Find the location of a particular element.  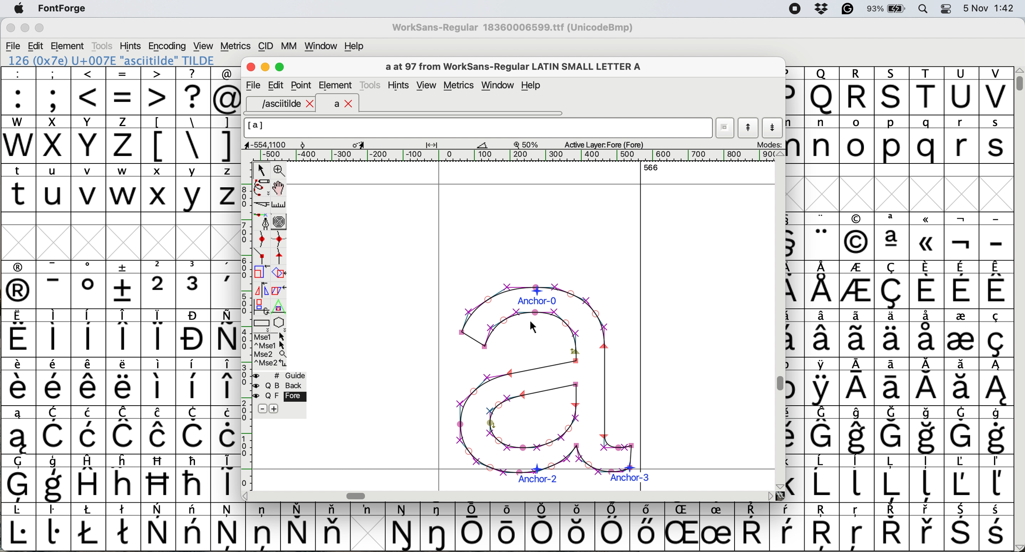

hints is located at coordinates (131, 45).